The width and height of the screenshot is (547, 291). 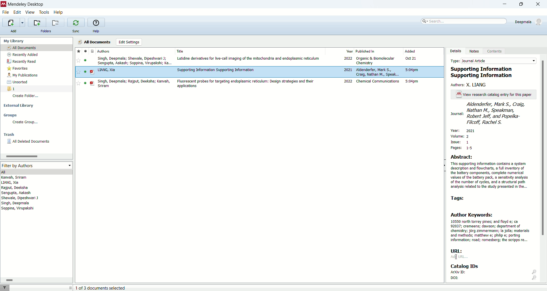 What do you see at coordinates (538, 4) in the screenshot?
I see `close` at bounding box center [538, 4].